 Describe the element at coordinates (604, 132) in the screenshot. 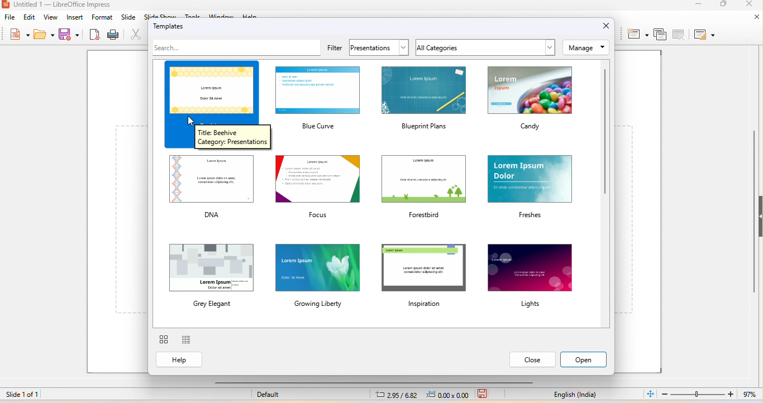

I see `vertical scroll bar` at that location.